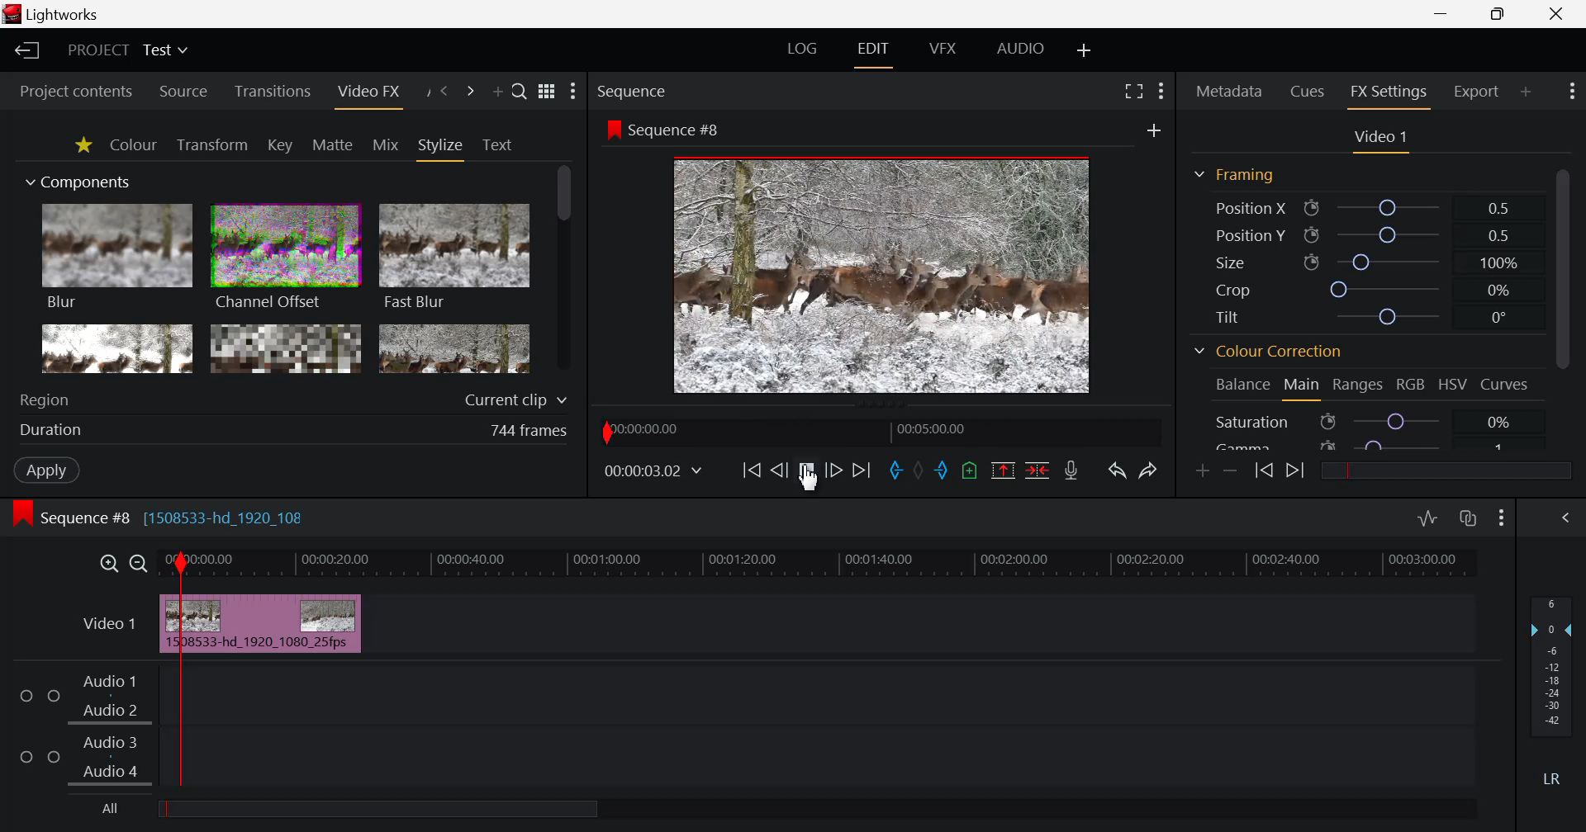 The width and height of the screenshot is (1586, 832). I want to click on Decibel Level, so click(1552, 686).